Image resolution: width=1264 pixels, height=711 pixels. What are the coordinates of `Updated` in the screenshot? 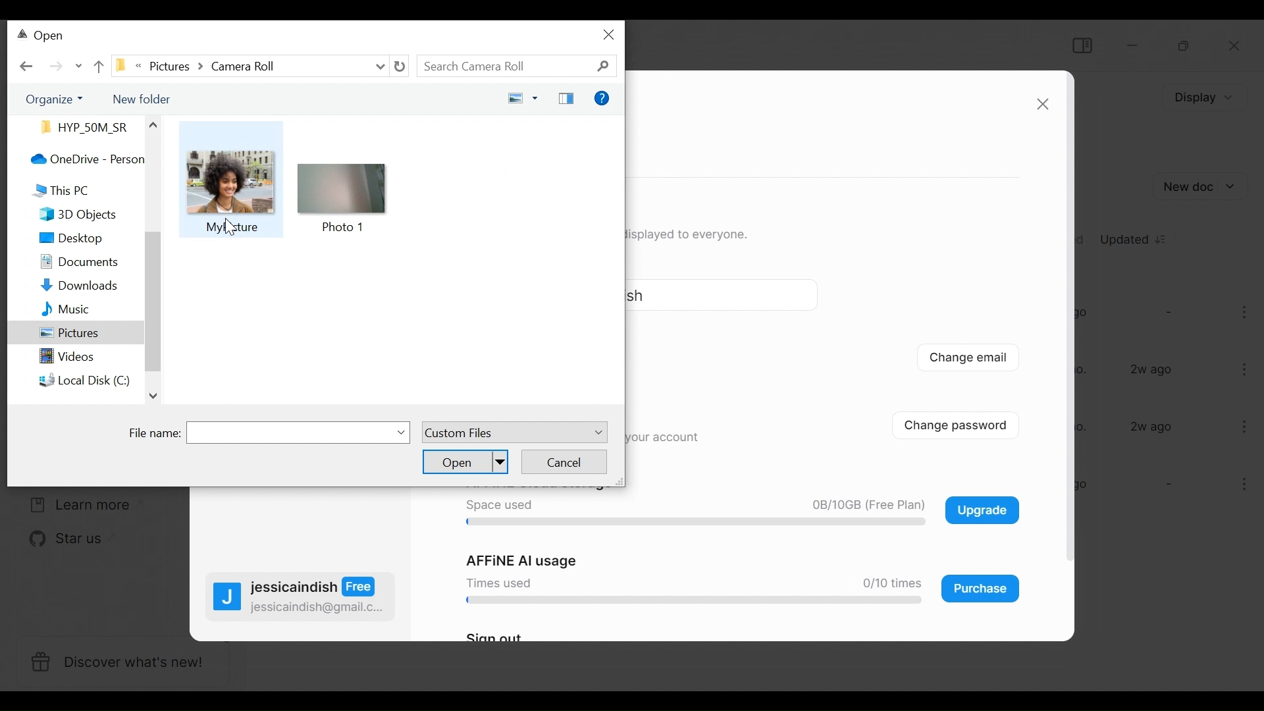 It's located at (1135, 238).